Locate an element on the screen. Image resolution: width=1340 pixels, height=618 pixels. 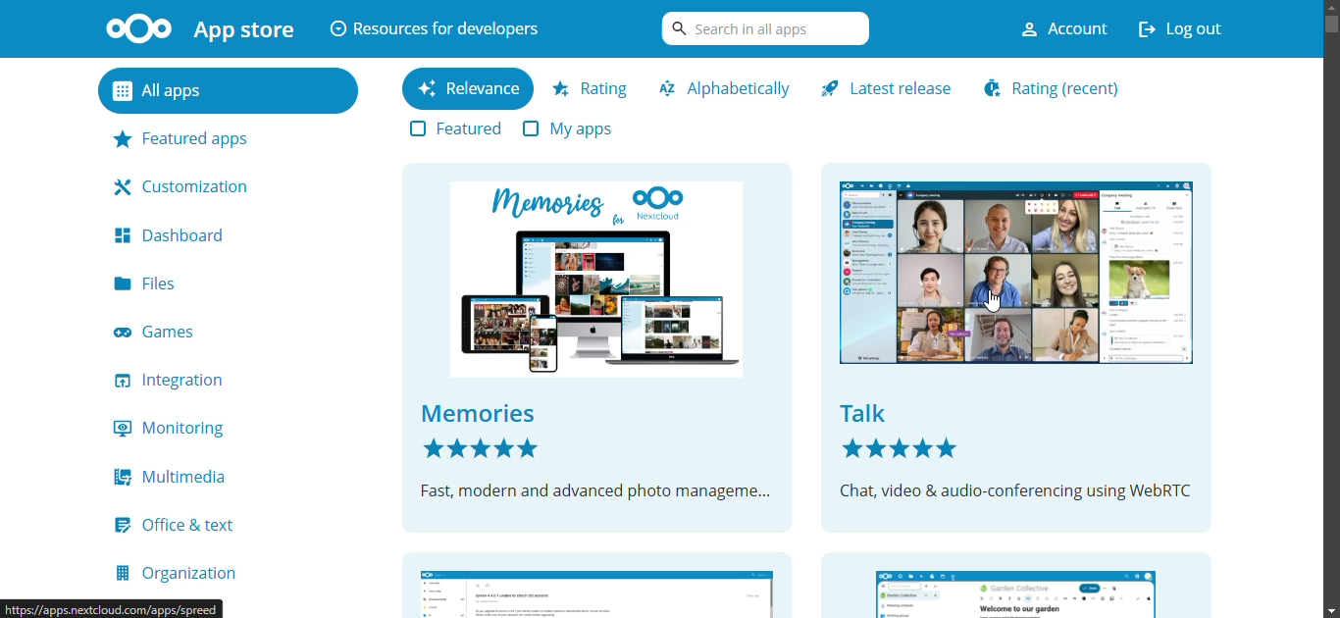
app interface is located at coordinates (595, 578).